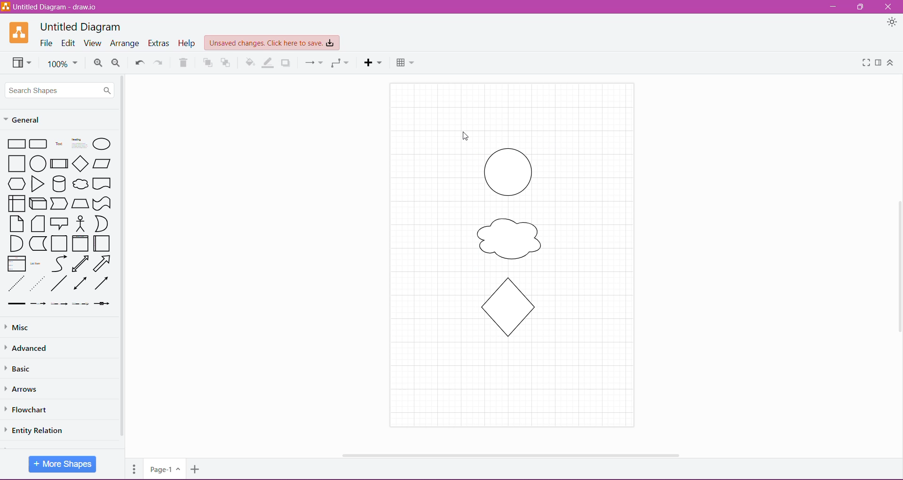 The image size is (903, 480). Describe the element at coordinates (250, 62) in the screenshot. I see `Fill Color` at that location.